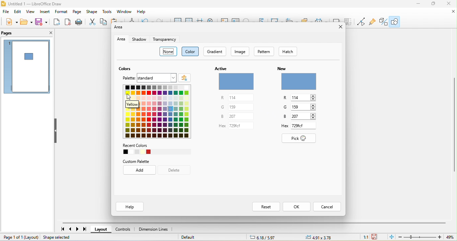 This screenshot has width=457, height=241. Describe the element at coordinates (26, 68) in the screenshot. I see `page 1` at that location.